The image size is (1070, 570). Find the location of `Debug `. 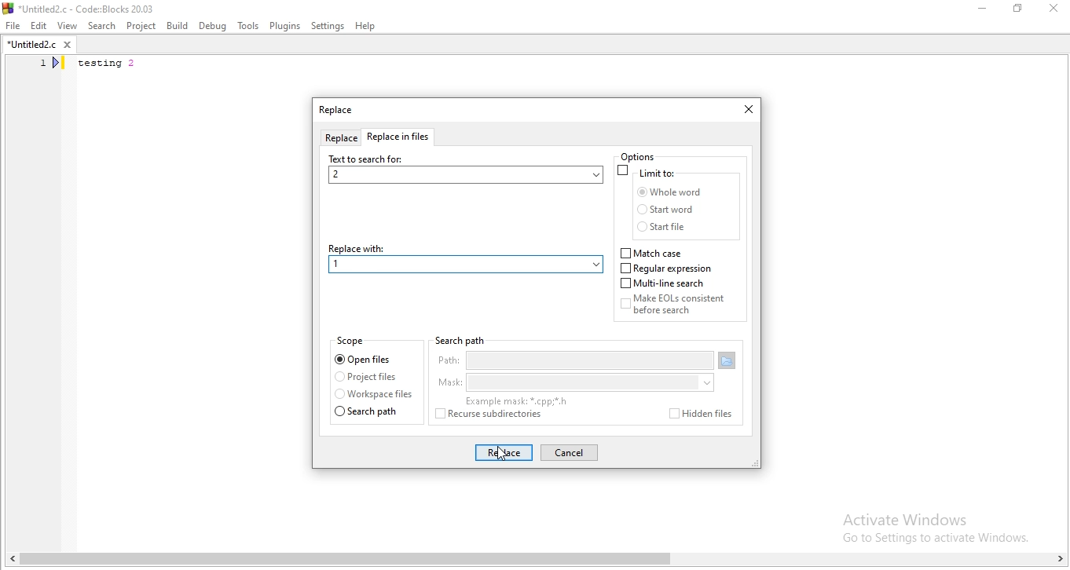

Debug  is located at coordinates (213, 24).